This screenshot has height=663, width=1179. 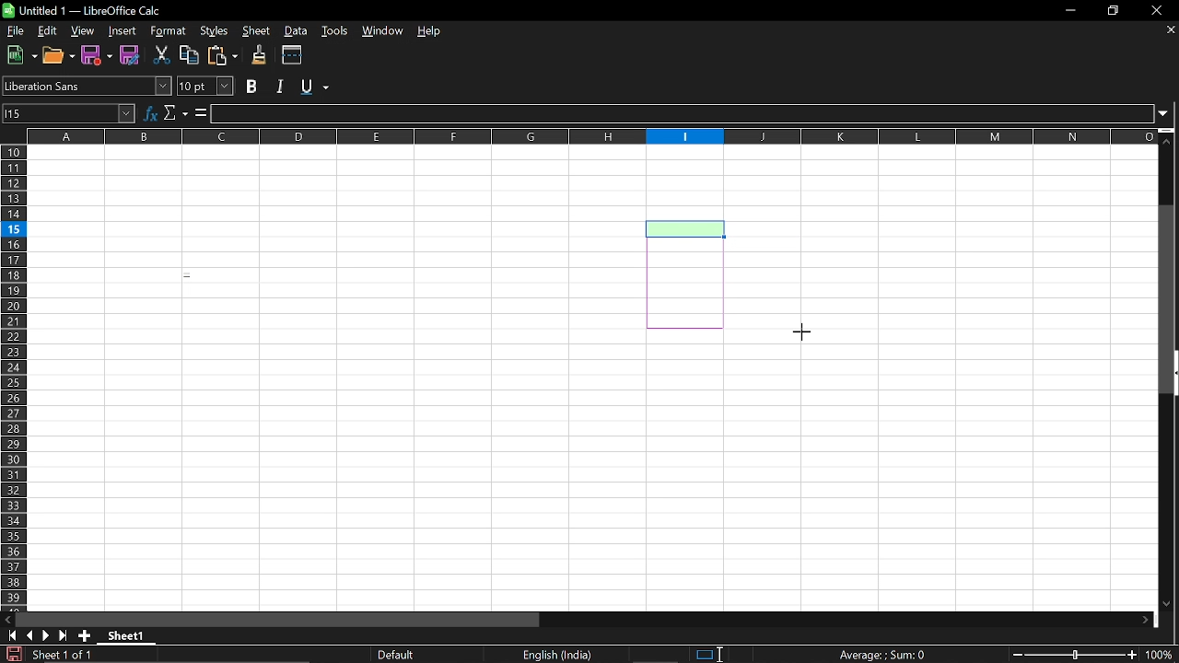 What do you see at coordinates (252, 86) in the screenshot?
I see `Bold` at bounding box center [252, 86].